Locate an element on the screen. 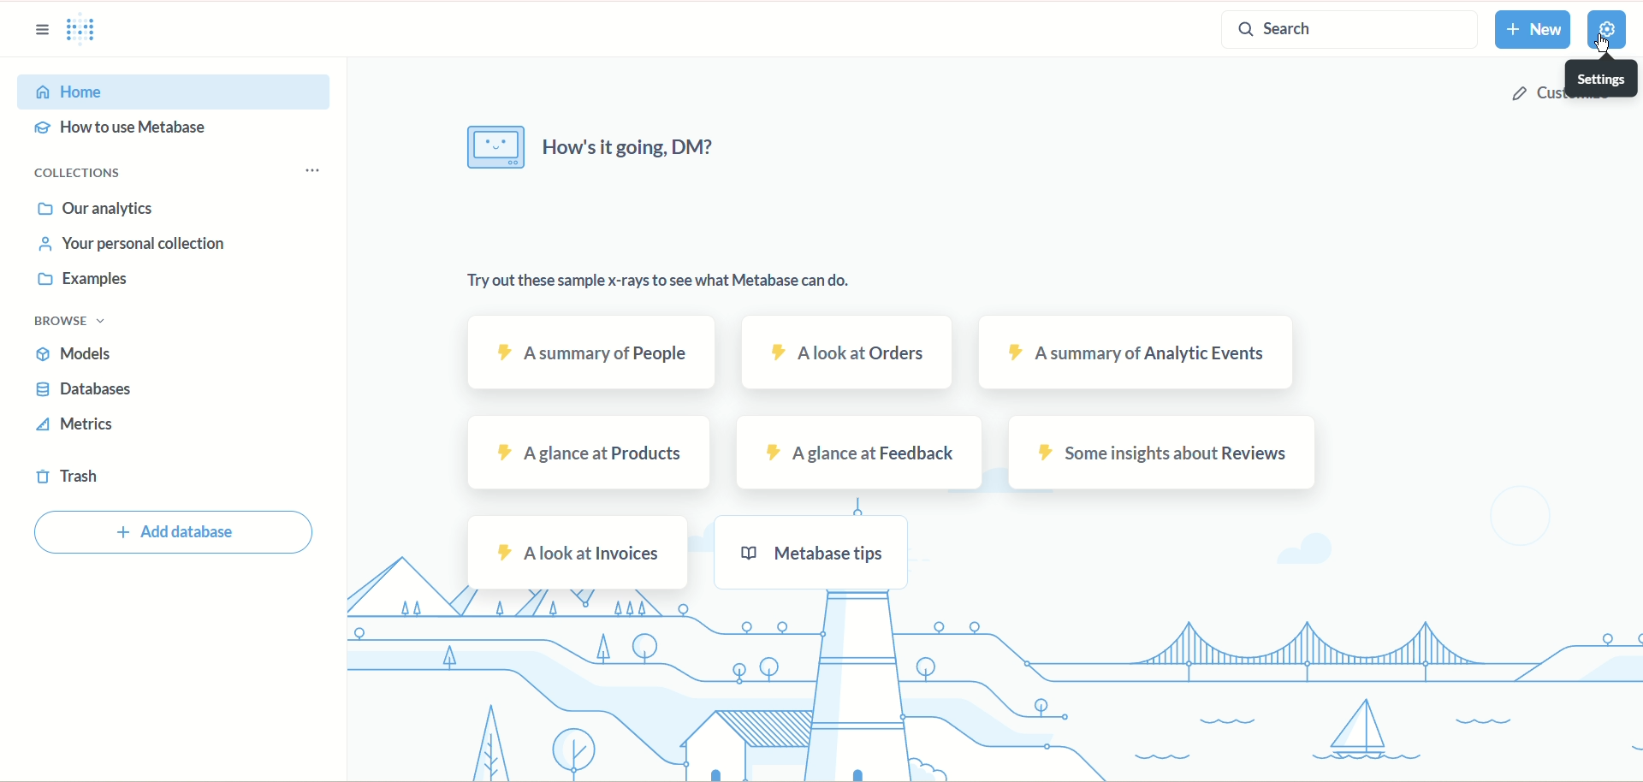  a summary of analytic events is located at coordinates (1130, 352).